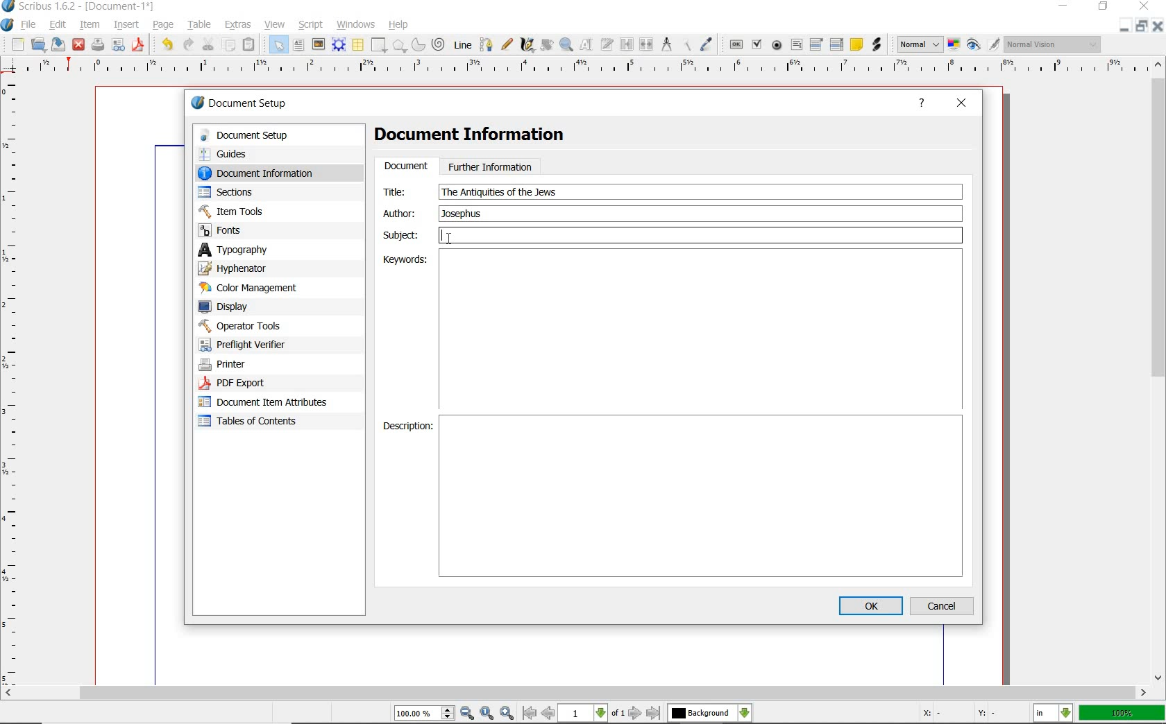 This screenshot has height=724, width=1166. Describe the element at coordinates (357, 25) in the screenshot. I see `windows` at that location.